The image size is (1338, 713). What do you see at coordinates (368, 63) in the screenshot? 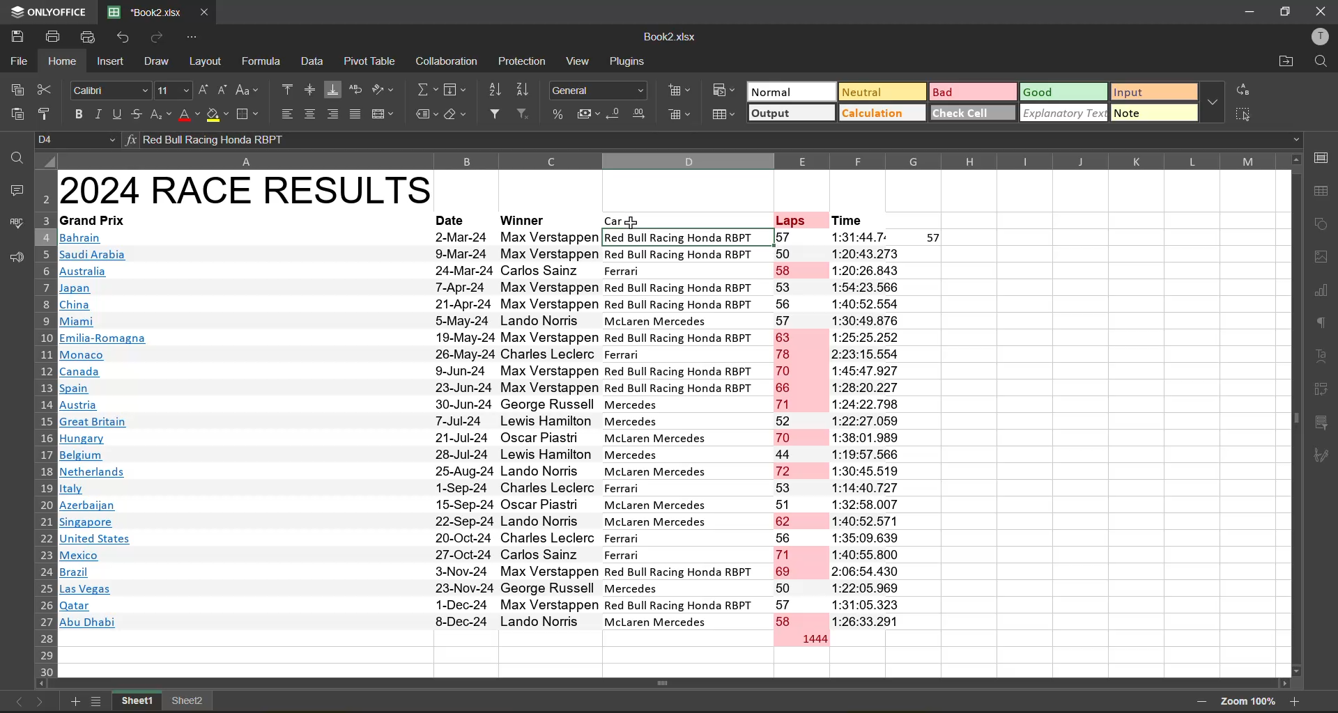
I see `pivot table` at bounding box center [368, 63].